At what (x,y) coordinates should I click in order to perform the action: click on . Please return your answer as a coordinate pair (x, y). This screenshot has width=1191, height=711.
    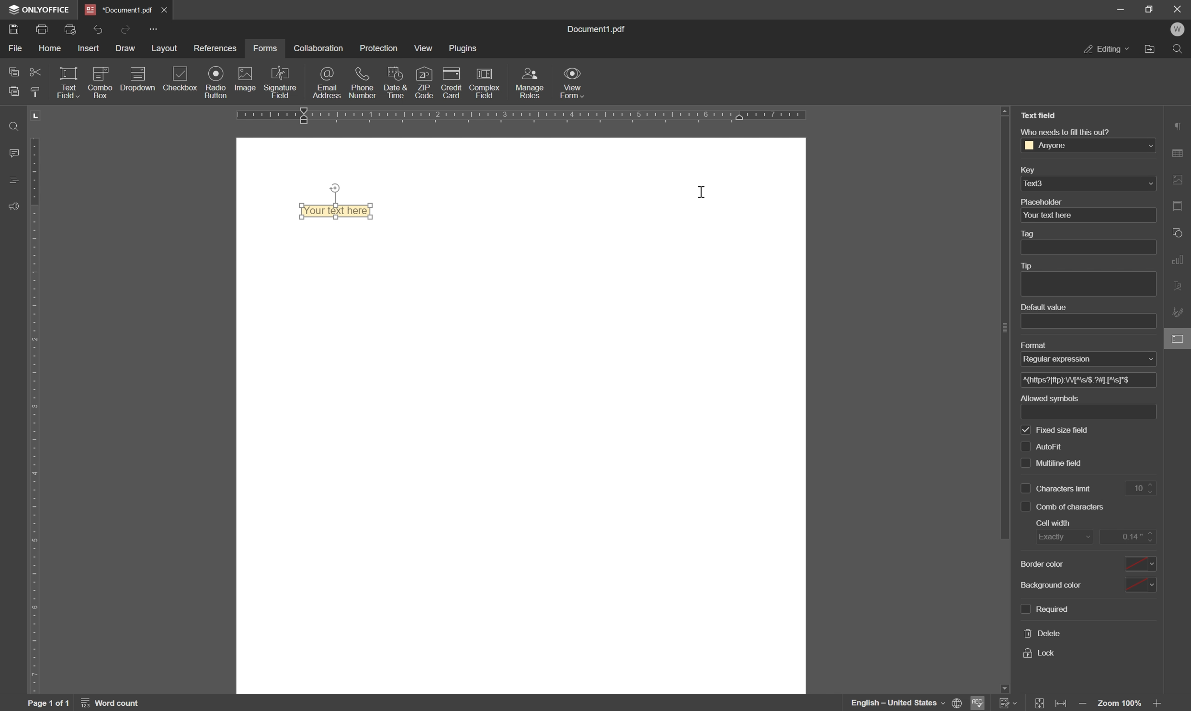
    Looking at the image, I should click on (601, 30).